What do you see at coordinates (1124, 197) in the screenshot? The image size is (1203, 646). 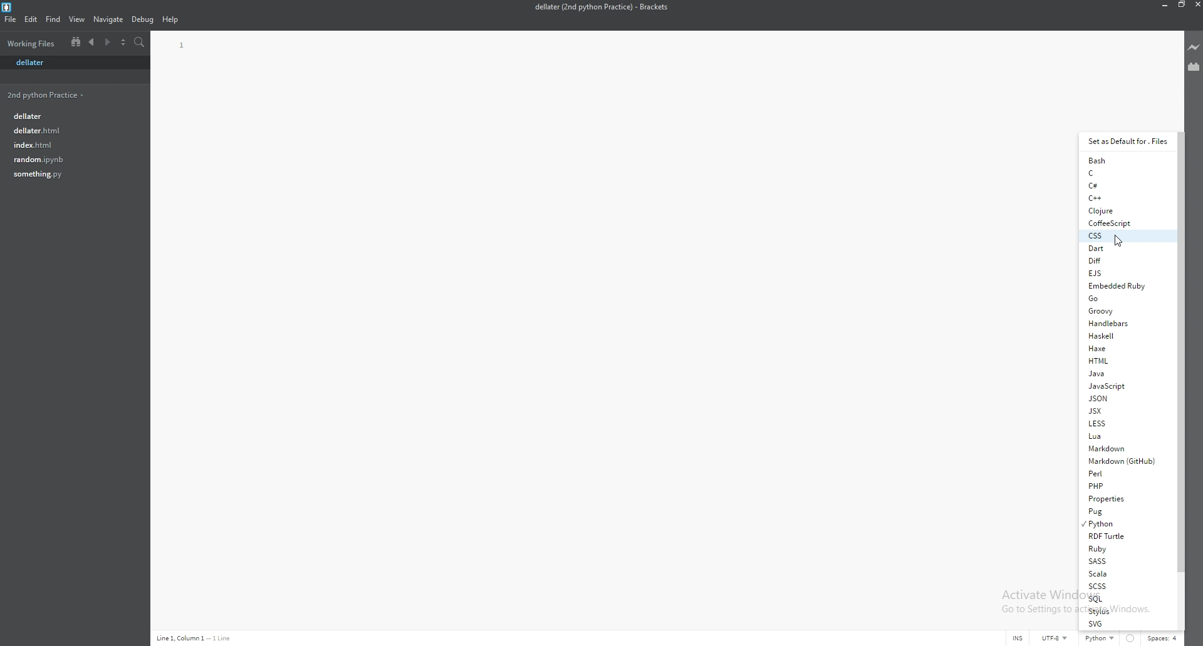 I see `c++` at bounding box center [1124, 197].